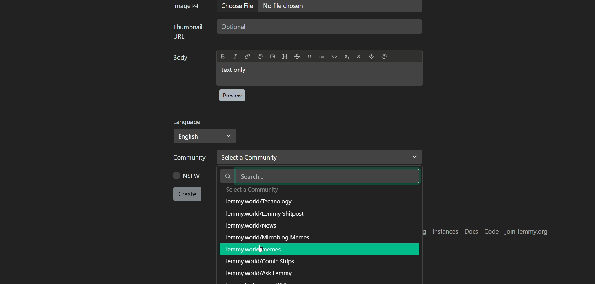  I want to click on text, so click(255, 226).